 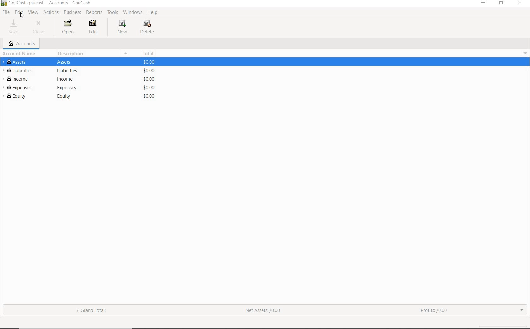 What do you see at coordinates (521, 3) in the screenshot?
I see `close` at bounding box center [521, 3].